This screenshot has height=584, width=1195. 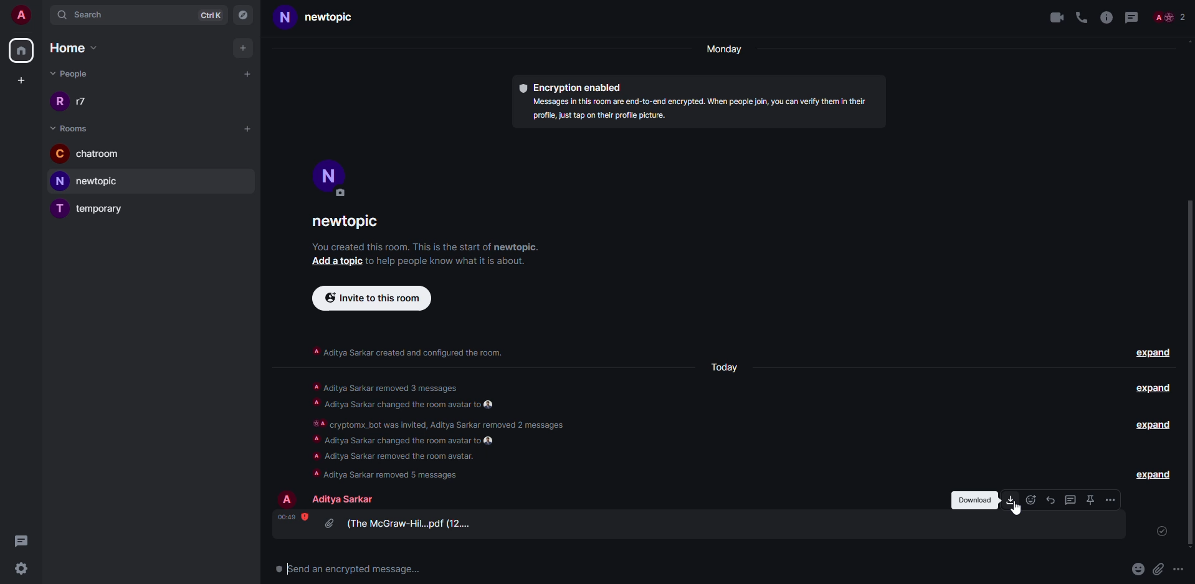 What do you see at coordinates (1133, 569) in the screenshot?
I see `attachment` at bounding box center [1133, 569].